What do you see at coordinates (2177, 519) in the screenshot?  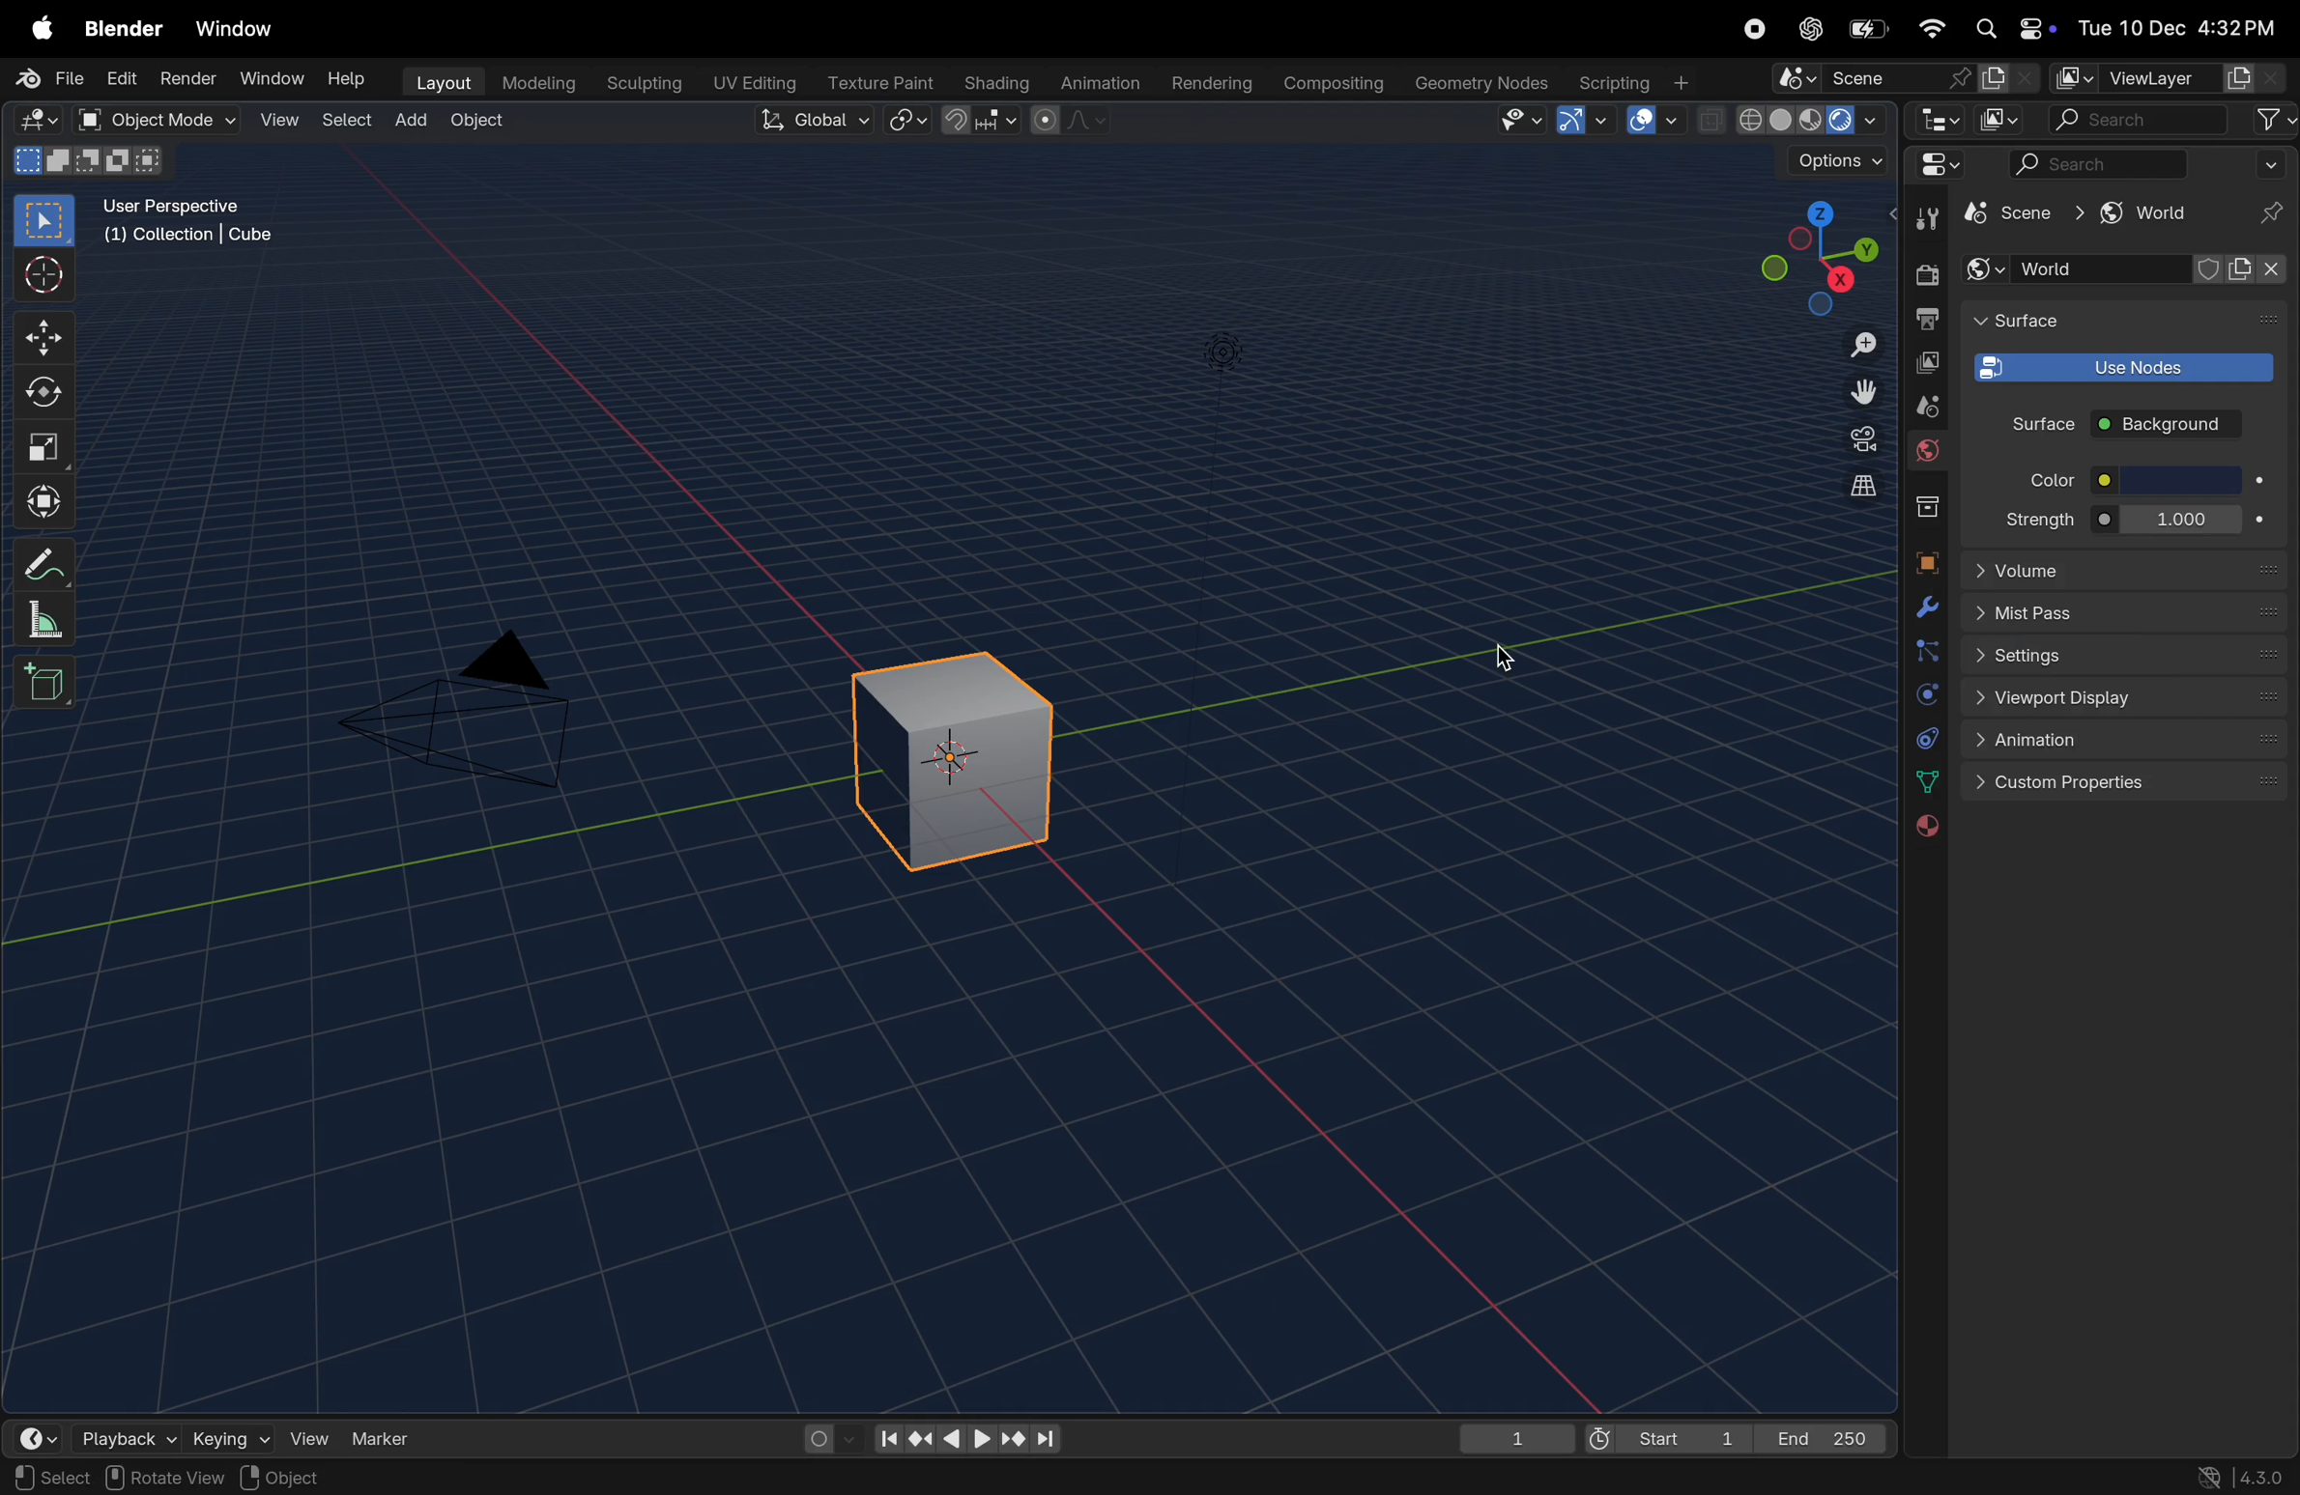 I see `1000` at bounding box center [2177, 519].